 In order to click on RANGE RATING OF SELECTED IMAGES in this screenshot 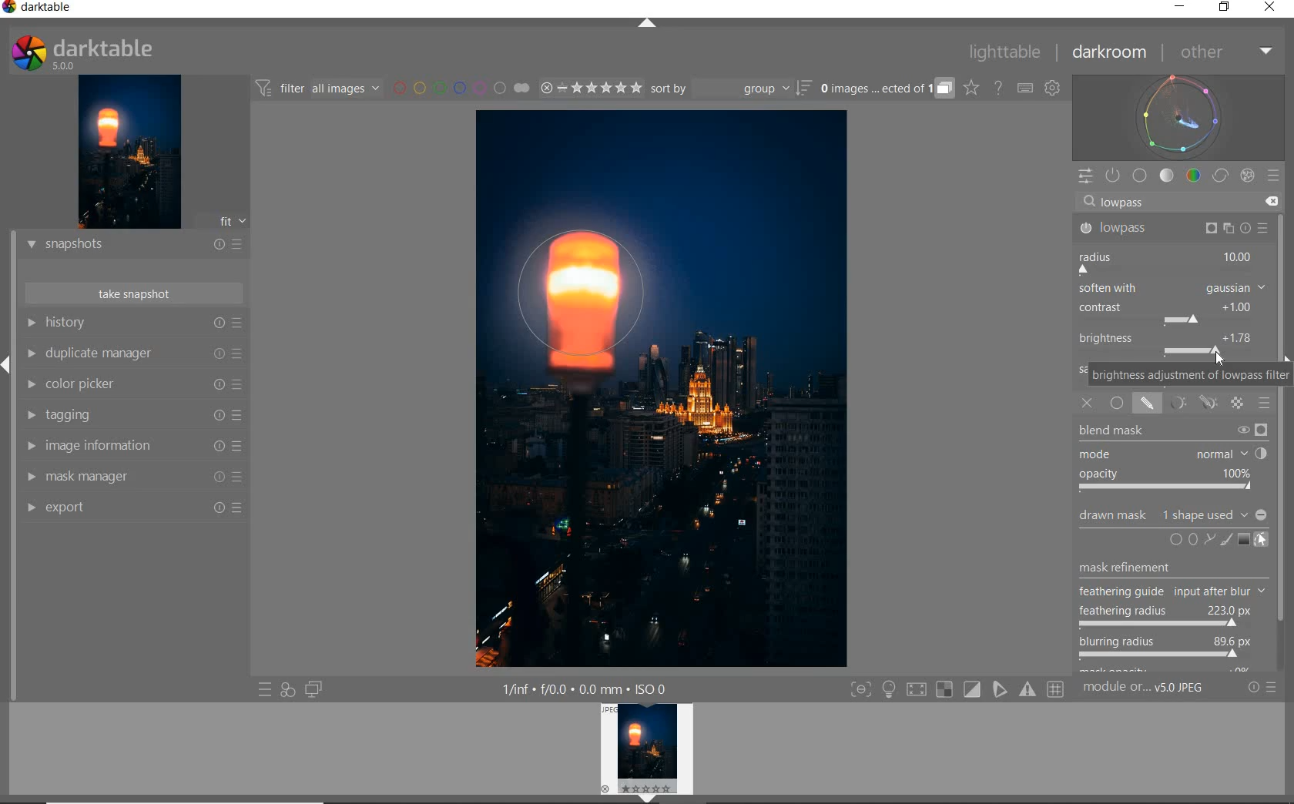, I will do `click(588, 89)`.